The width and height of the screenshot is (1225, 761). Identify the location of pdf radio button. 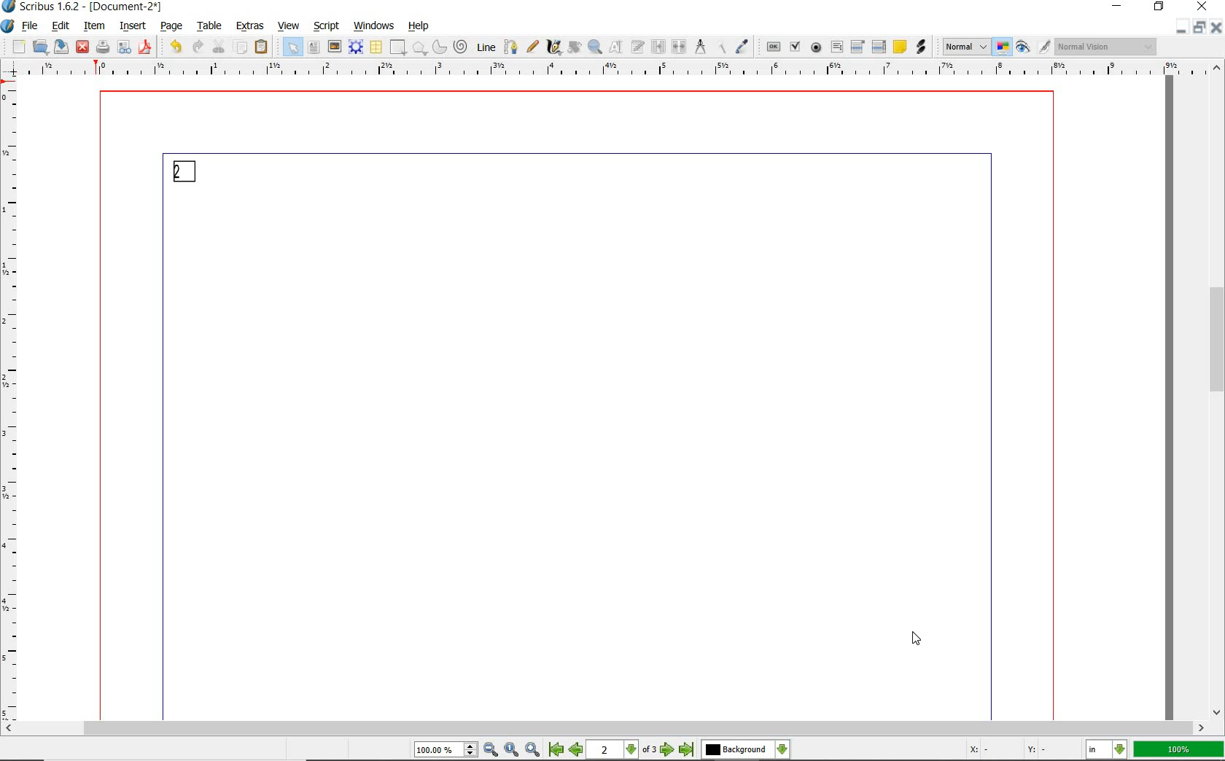
(817, 47).